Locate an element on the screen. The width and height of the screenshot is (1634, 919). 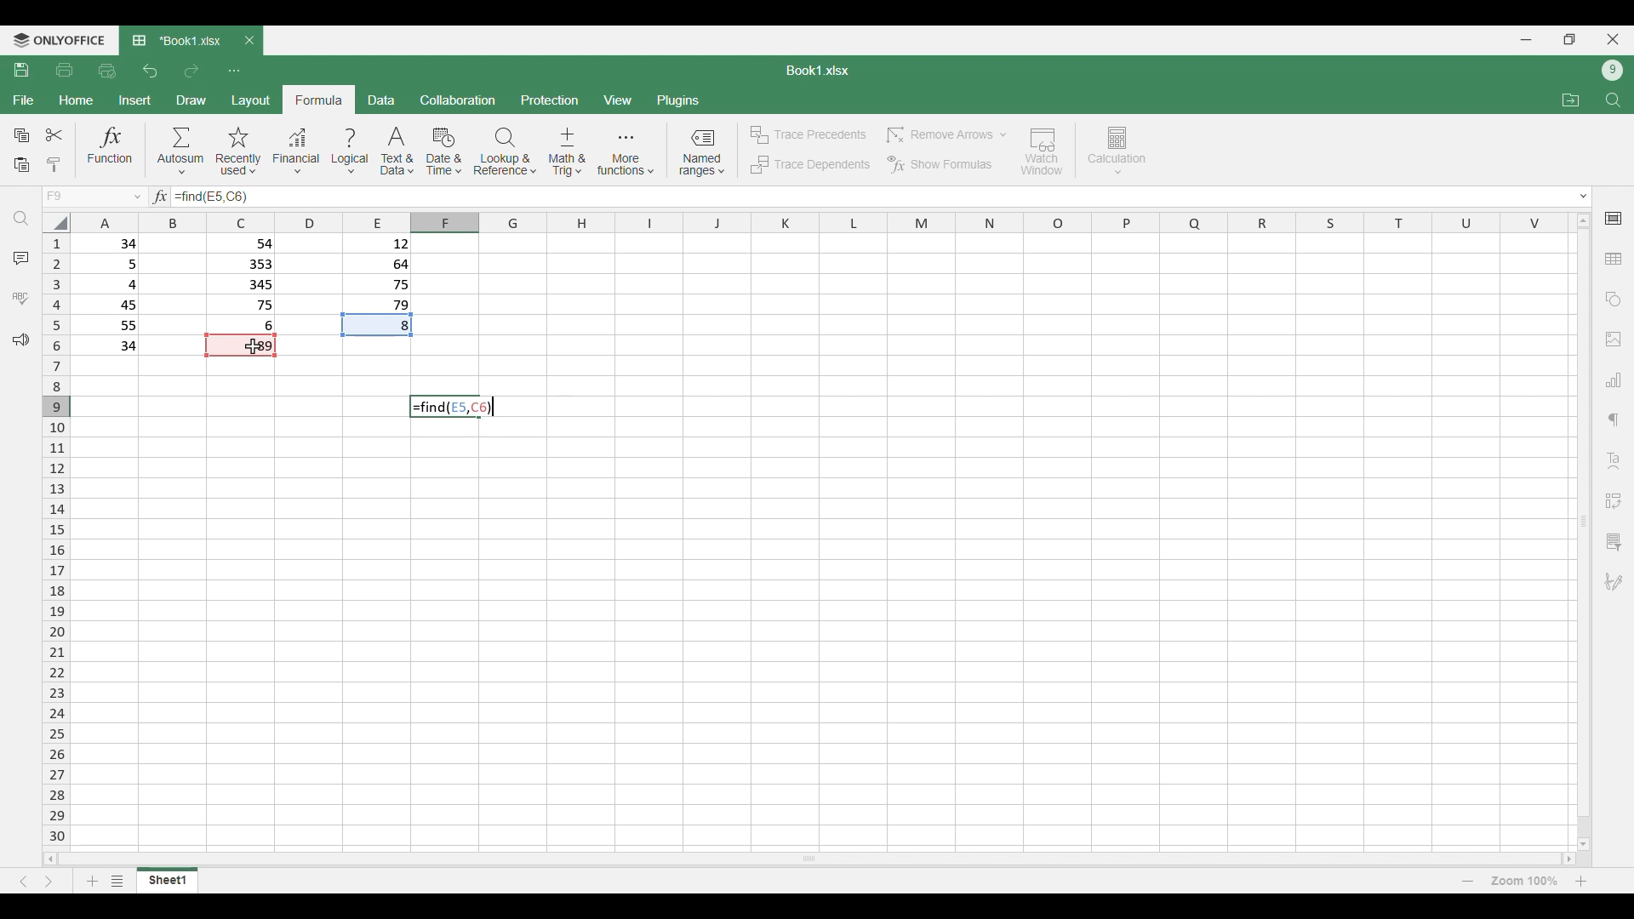
Insert menu is located at coordinates (134, 100).